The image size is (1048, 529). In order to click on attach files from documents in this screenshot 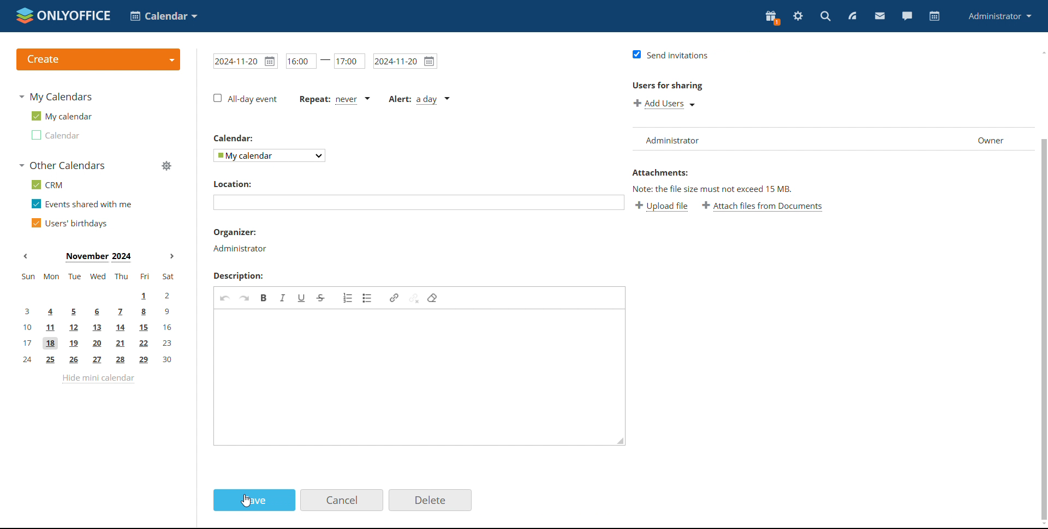, I will do `click(763, 206)`.